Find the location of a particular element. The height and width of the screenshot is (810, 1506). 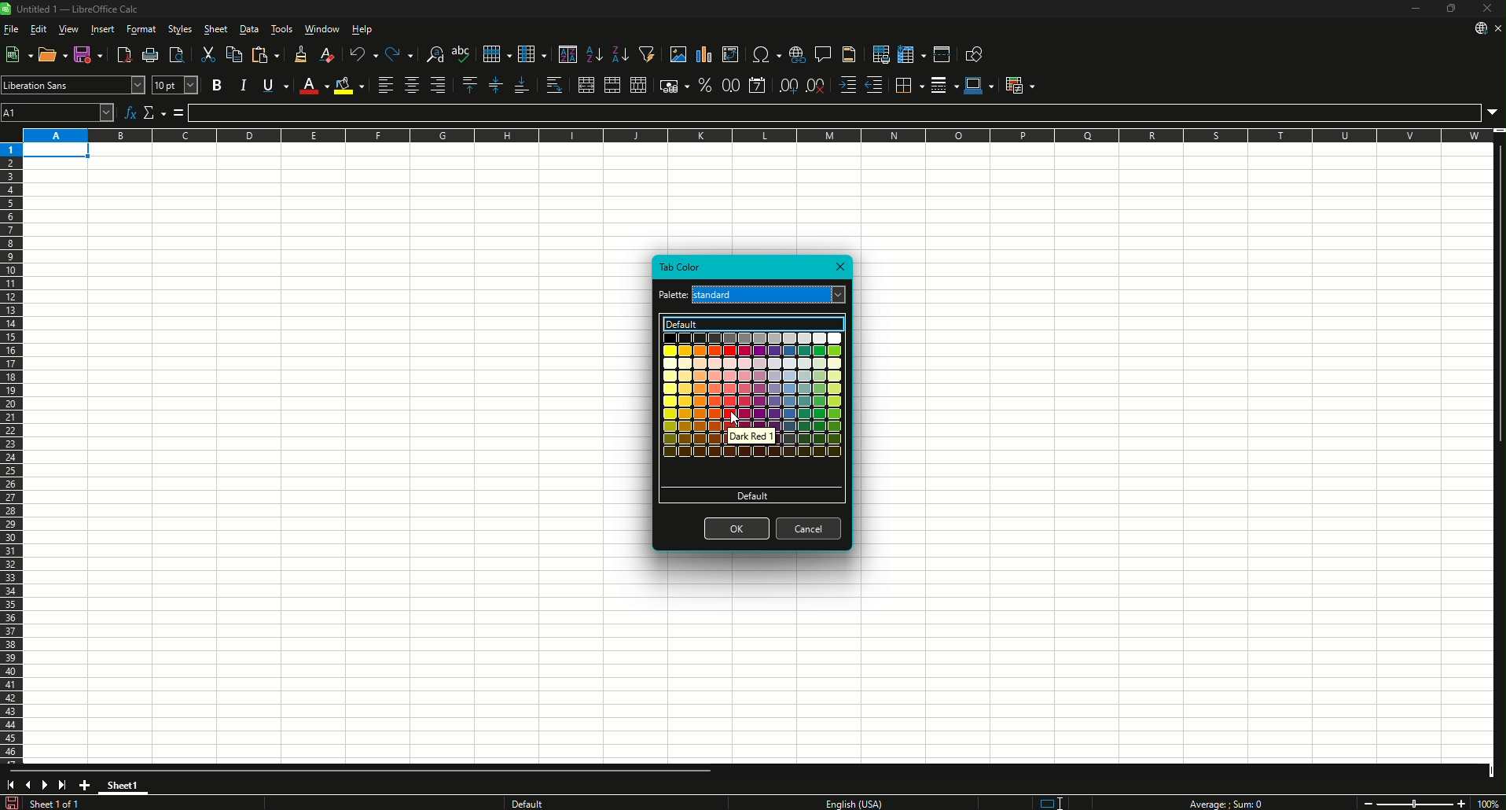

Auto Filter is located at coordinates (648, 54).